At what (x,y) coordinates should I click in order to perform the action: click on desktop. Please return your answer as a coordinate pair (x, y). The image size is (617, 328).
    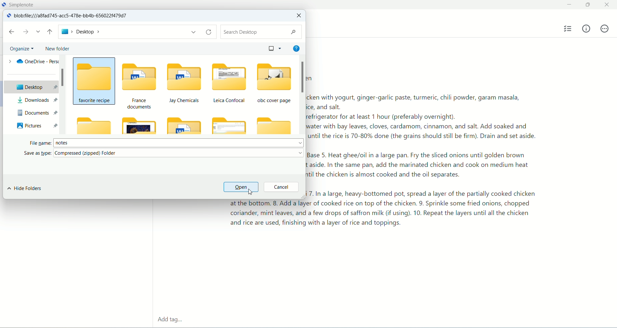
    Looking at the image, I should click on (137, 32).